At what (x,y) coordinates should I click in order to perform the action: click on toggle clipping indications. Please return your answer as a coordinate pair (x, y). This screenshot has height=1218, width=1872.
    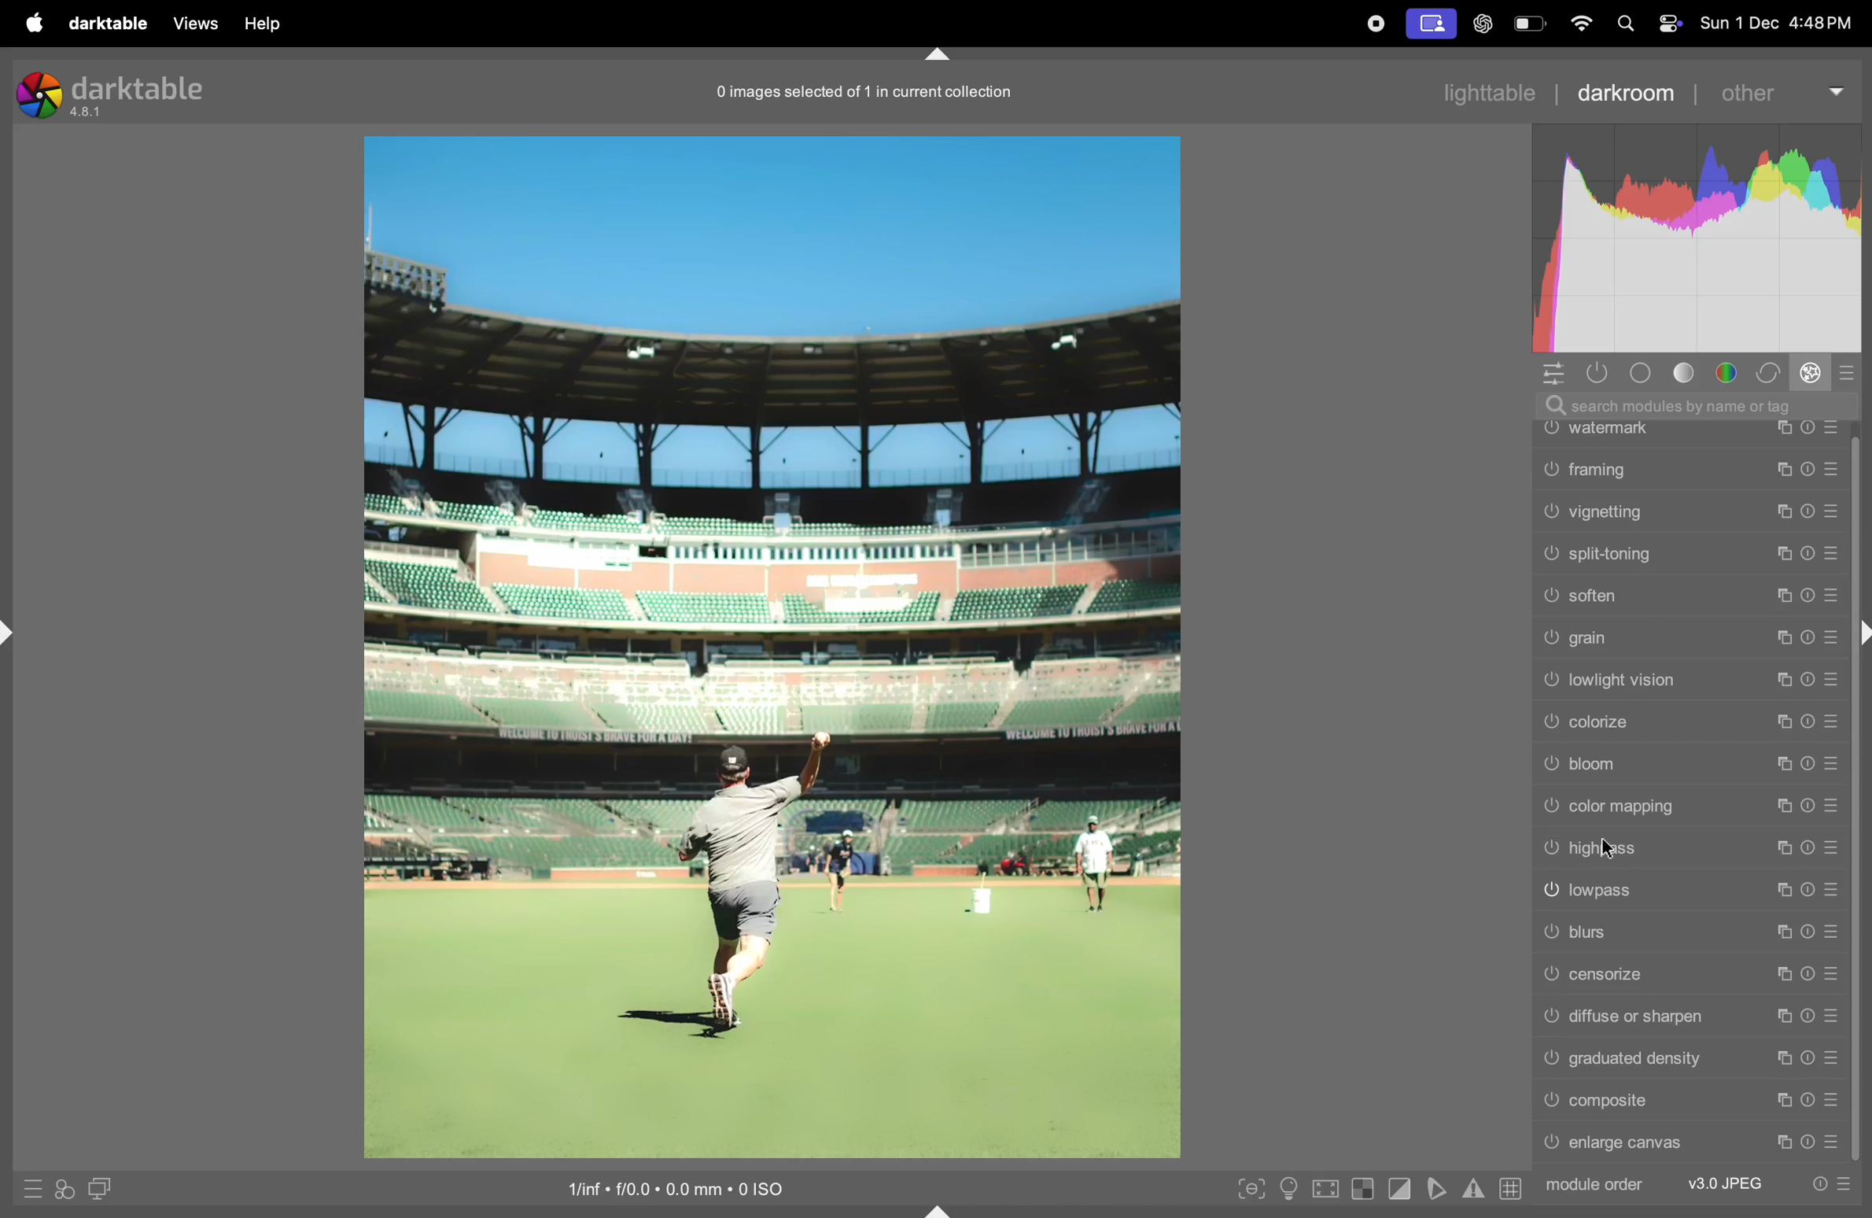
    Looking at the image, I should click on (1398, 1191).